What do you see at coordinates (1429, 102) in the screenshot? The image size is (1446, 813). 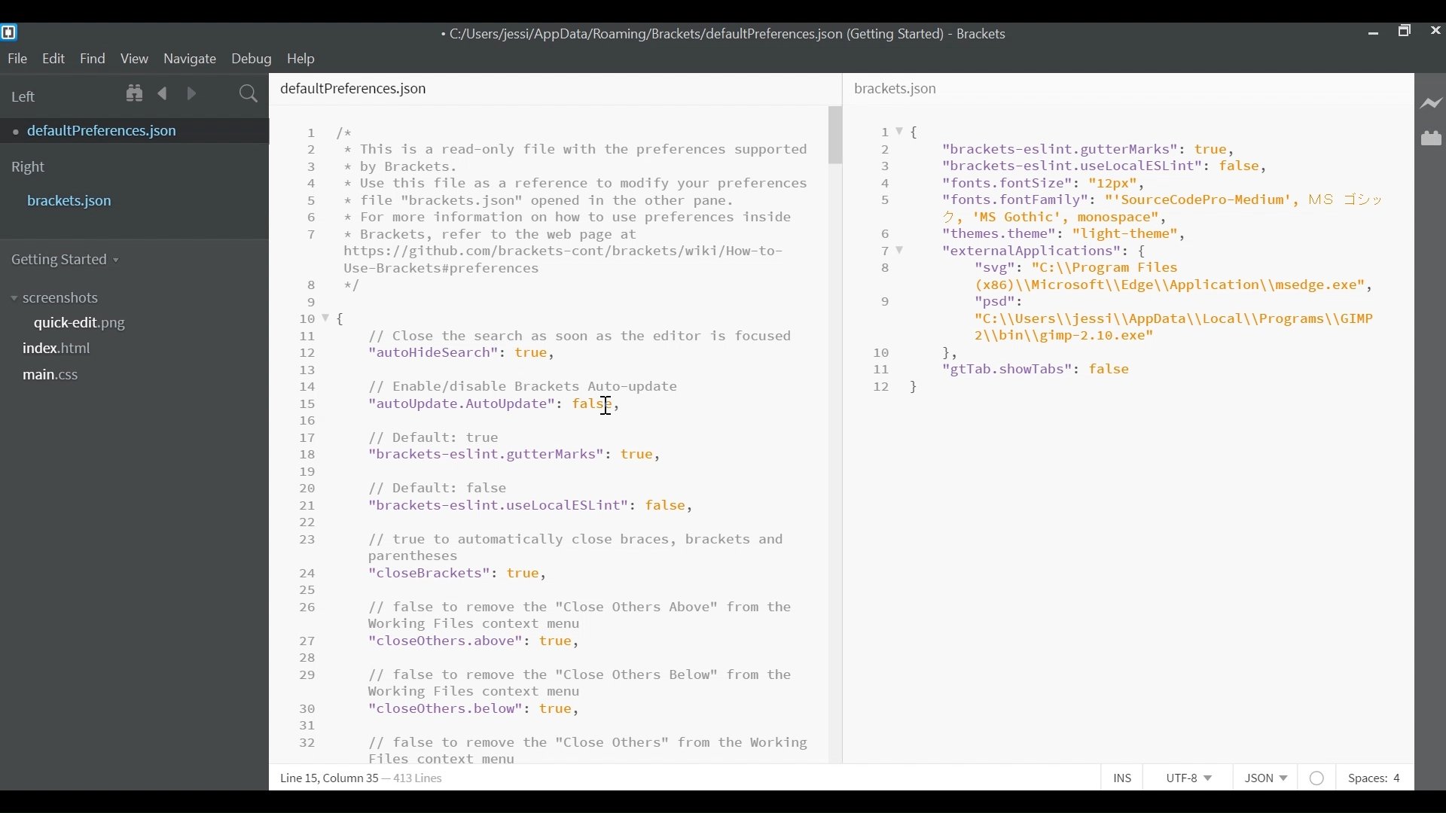 I see `Live Preview` at bounding box center [1429, 102].